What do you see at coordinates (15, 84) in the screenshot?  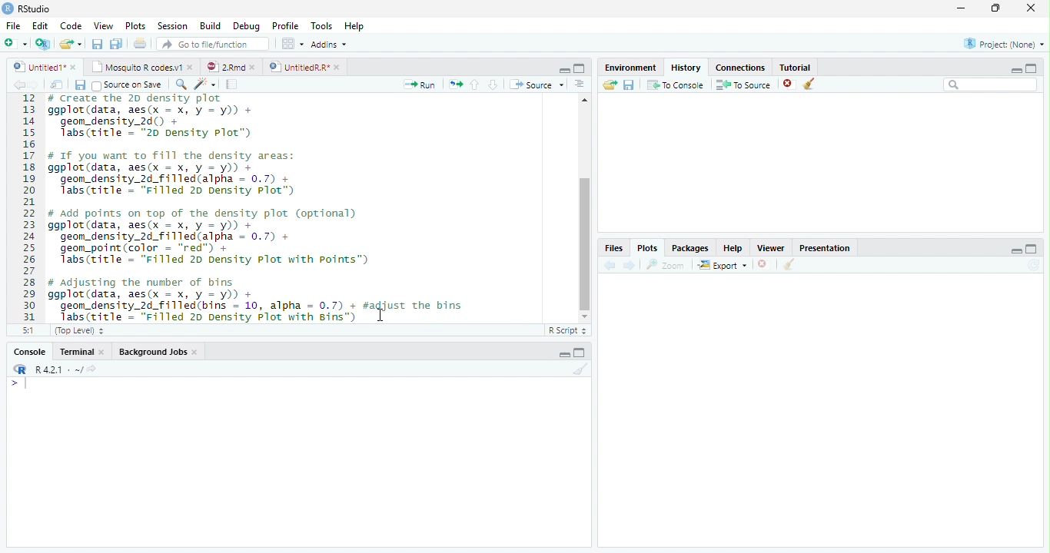 I see `back` at bounding box center [15, 84].